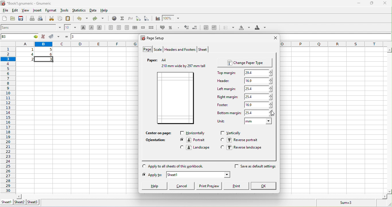 Image resolution: width=392 pixels, height=207 pixels. What do you see at coordinates (199, 174) in the screenshot?
I see `sheet 1` at bounding box center [199, 174].